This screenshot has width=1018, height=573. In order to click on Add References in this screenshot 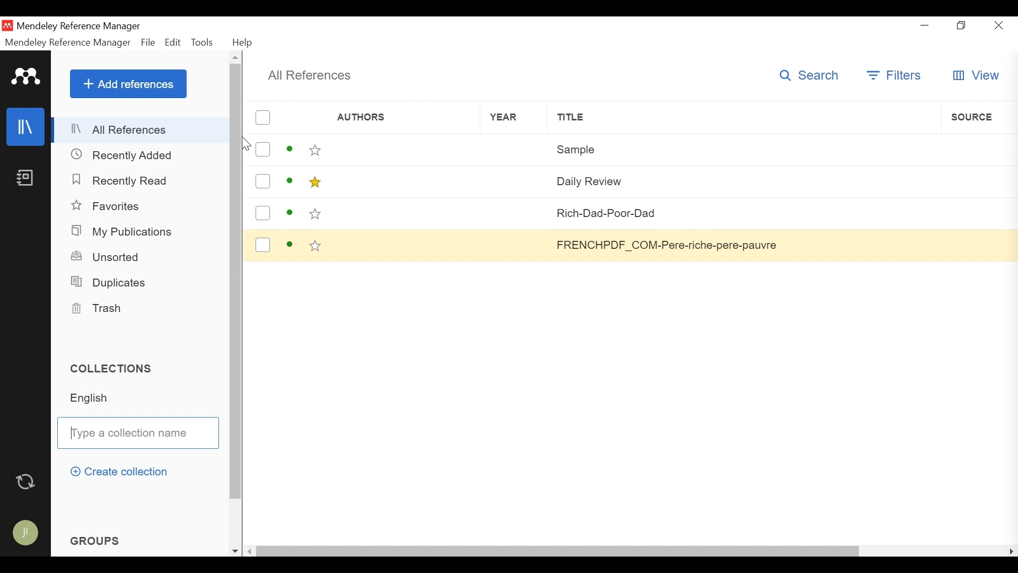, I will do `click(128, 83)`.